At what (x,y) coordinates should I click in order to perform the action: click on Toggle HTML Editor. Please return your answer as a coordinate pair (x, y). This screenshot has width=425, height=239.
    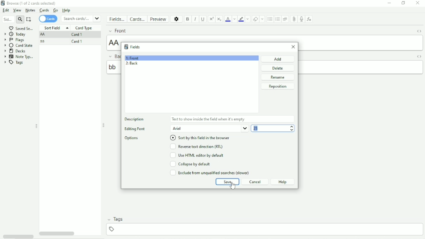
    Looking at the image, I should click on (419, 56).